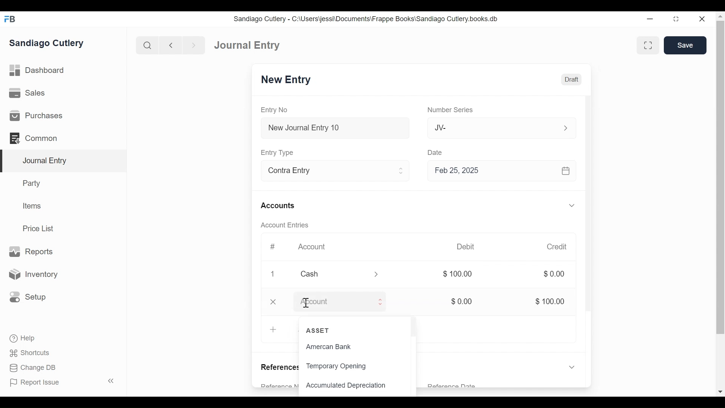  I want to click on Temporary Opening, so click(336, 366).